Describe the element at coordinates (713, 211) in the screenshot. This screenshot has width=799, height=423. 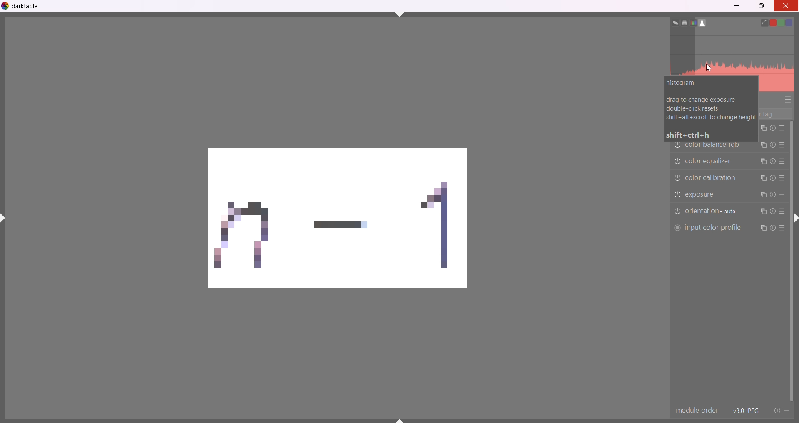
I see `orientation` at that location.